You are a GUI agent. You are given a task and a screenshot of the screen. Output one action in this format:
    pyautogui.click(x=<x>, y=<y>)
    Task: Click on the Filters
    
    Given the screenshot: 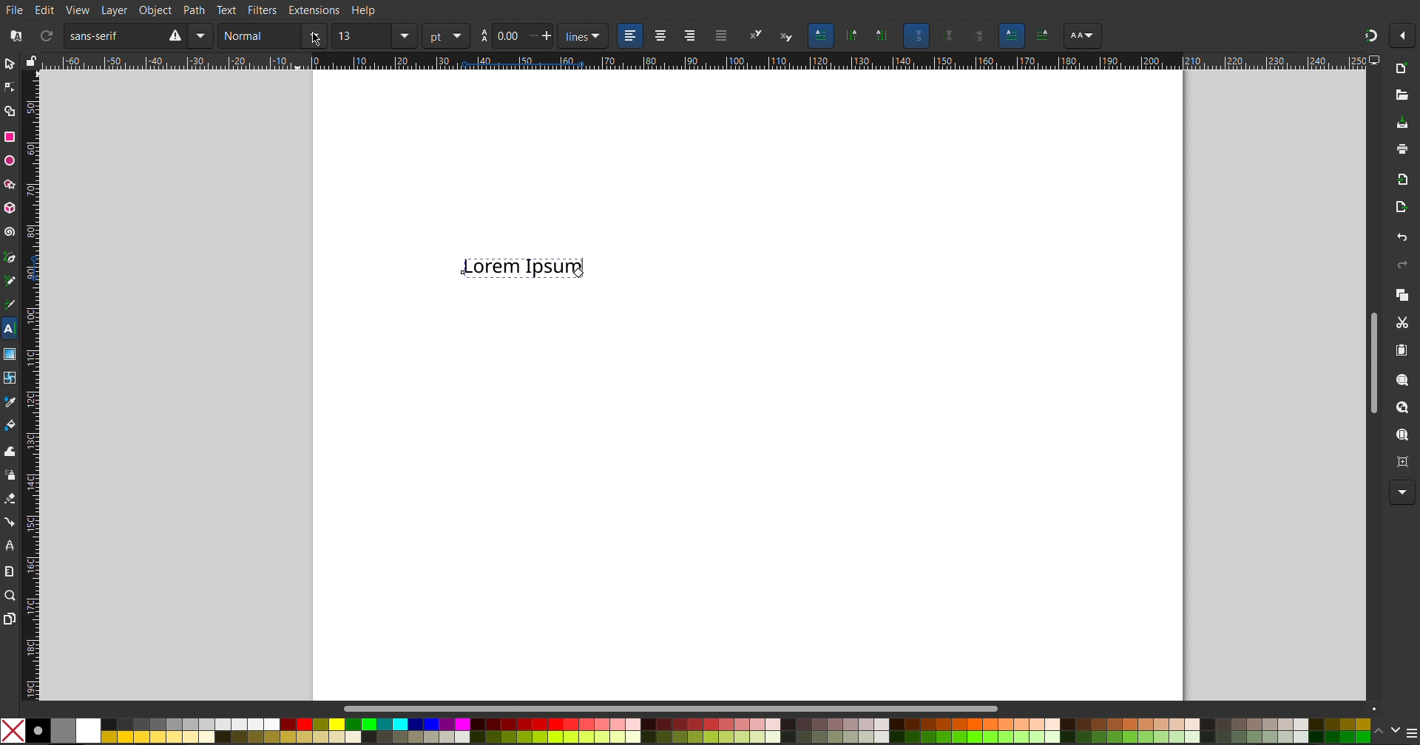 What is the action you would take?
    pyautogui.click(x=264, y=10)
    